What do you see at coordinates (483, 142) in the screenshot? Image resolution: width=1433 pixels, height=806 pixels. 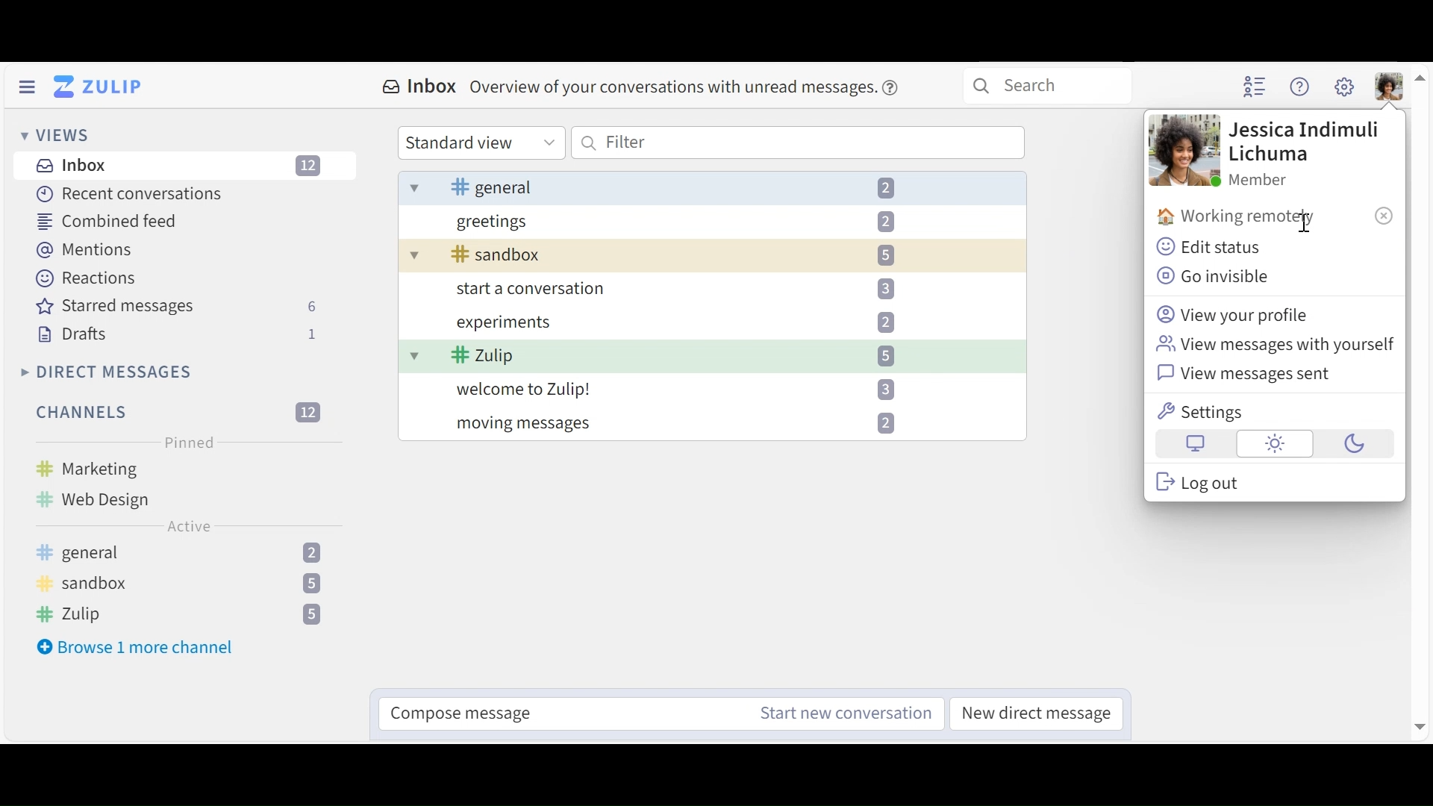 I see `Standard View` at bounding box center [483, 142].